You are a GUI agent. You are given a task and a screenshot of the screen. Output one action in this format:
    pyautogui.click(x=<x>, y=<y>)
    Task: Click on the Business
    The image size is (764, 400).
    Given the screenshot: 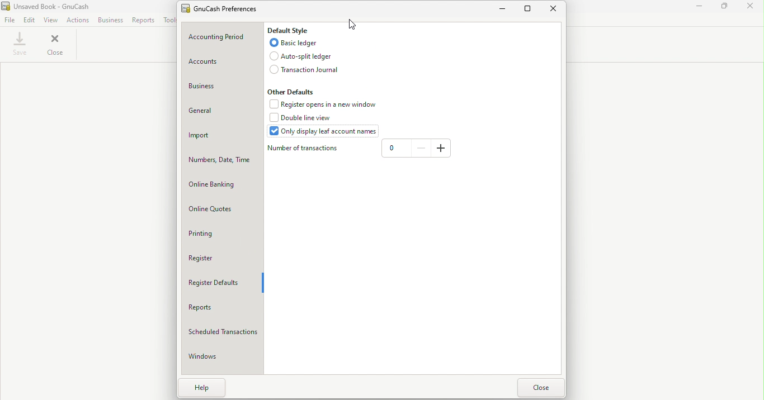 What is the action you would take?
    pyautogui.click(x=110, y=20)
    